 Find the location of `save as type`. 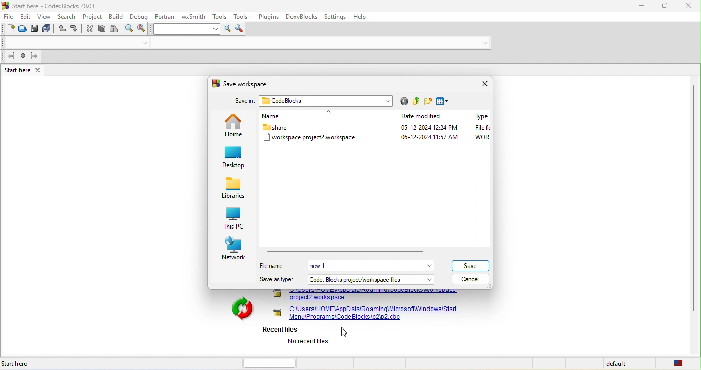

save as type is located at coordinates (277, 280).